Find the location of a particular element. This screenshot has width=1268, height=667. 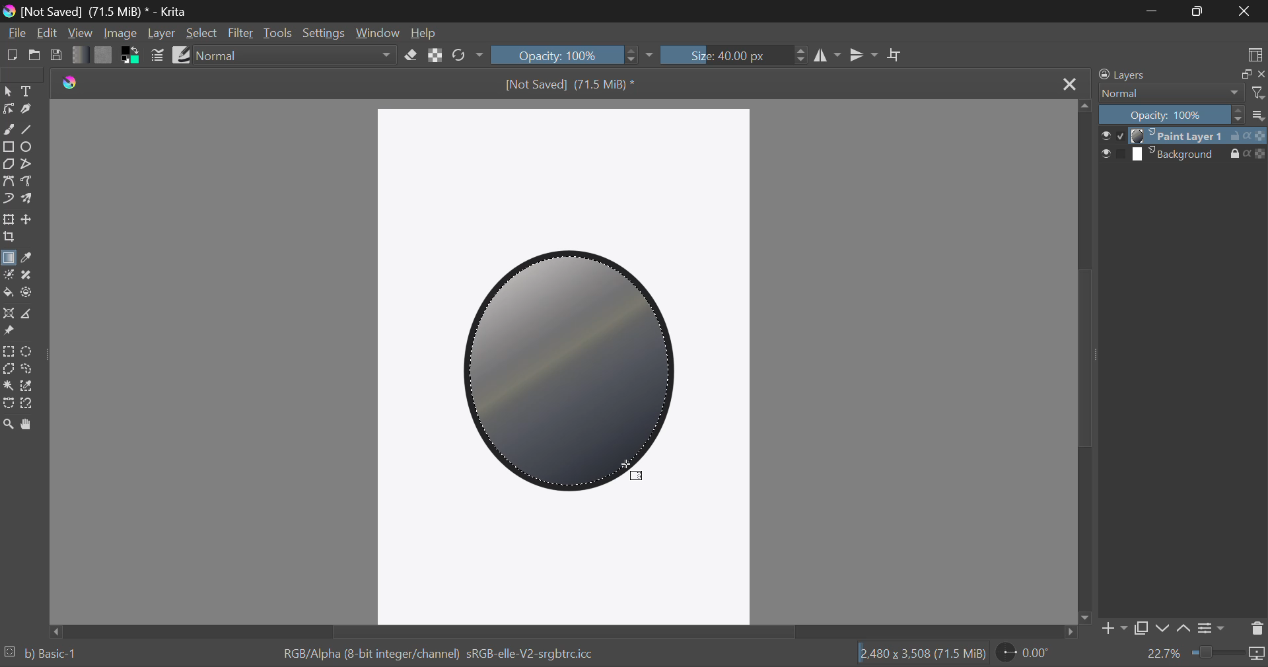

Close is located at coordinates (1248, 12).